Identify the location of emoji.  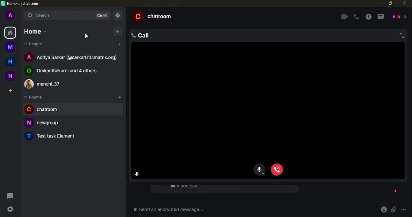
(383, 210).